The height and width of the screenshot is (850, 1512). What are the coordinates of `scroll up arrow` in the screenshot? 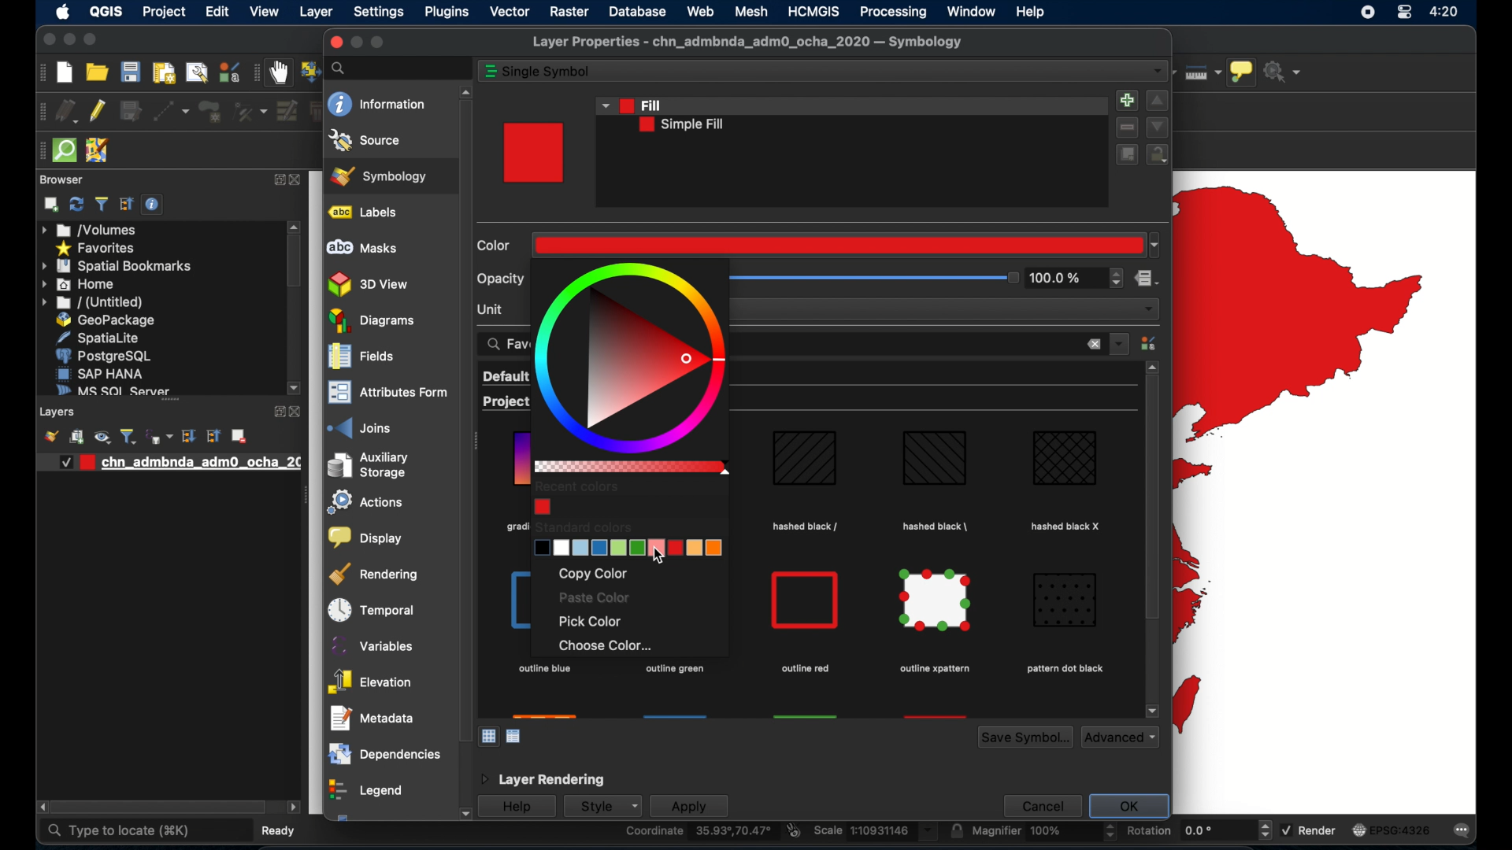 It's located at (463, 90).